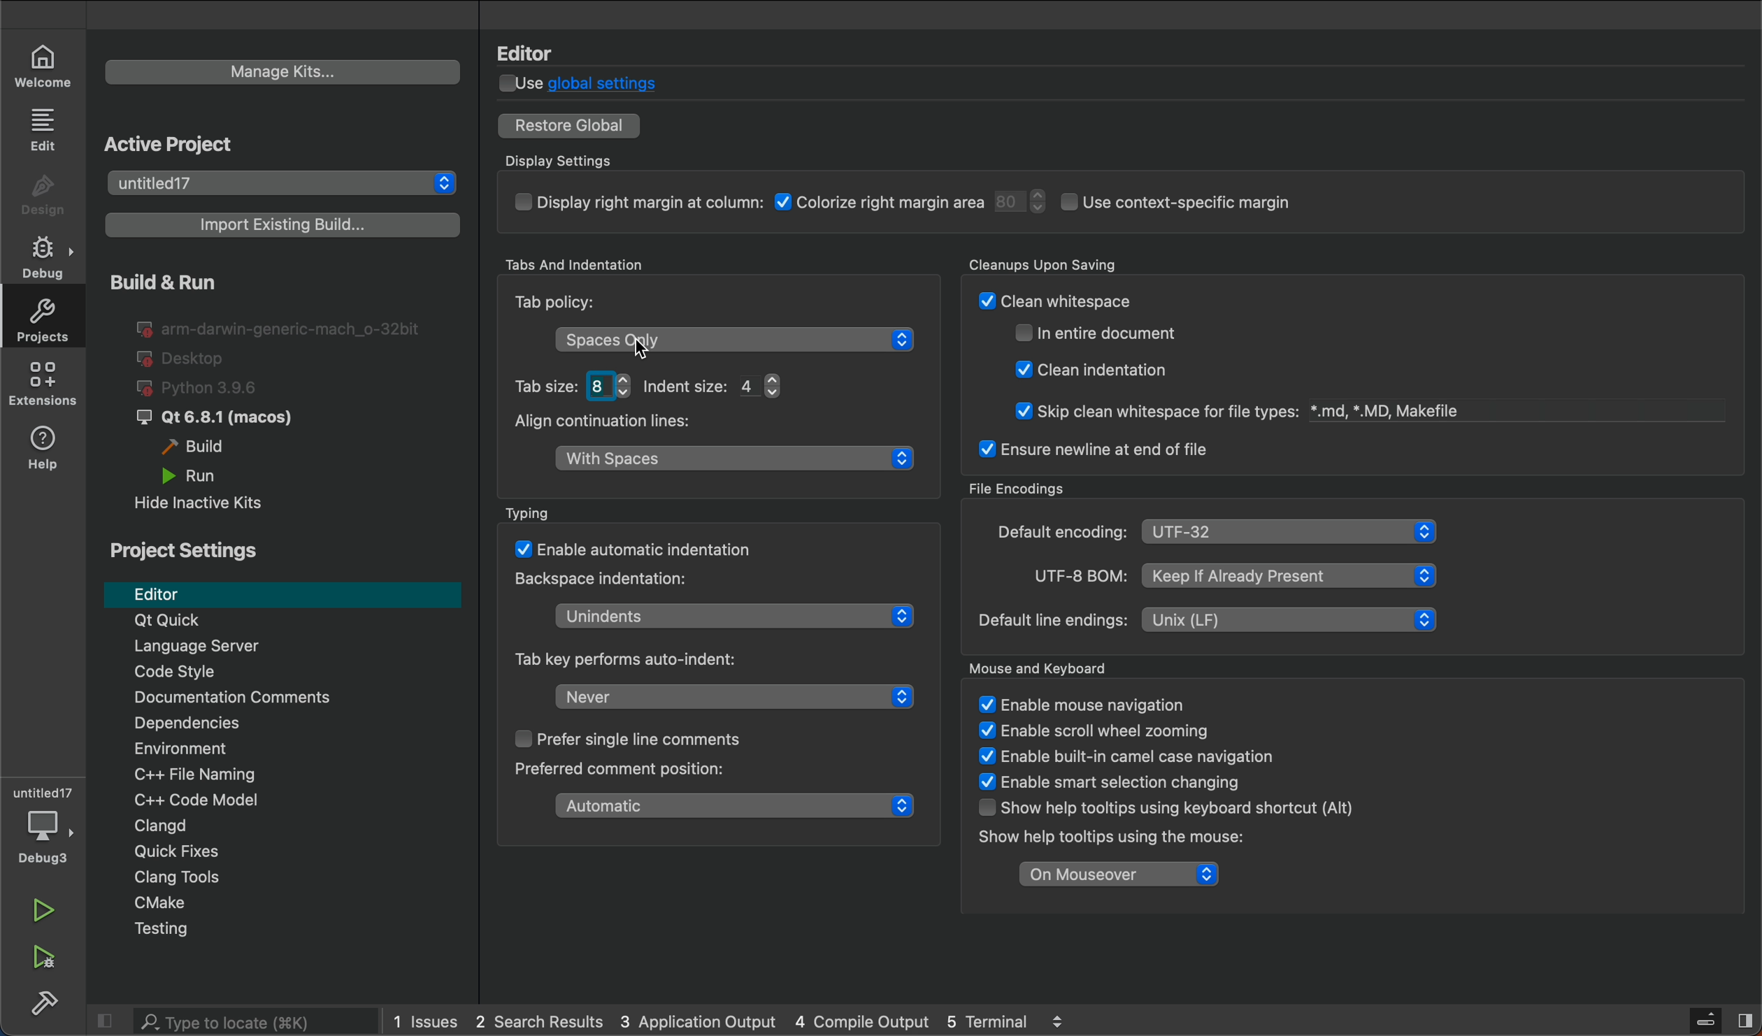 Image resolution: width=1762 pixels, height=1036 pixels. Describe the element at coordinates (43, 830) in the screenshot. I see `debuger` at that location.